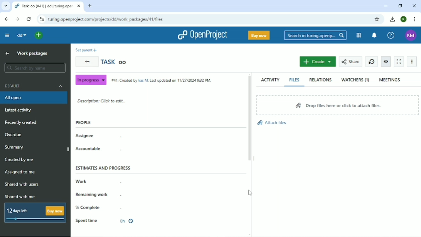  I want to click on Vertical scrollbar, so click(249, 120).